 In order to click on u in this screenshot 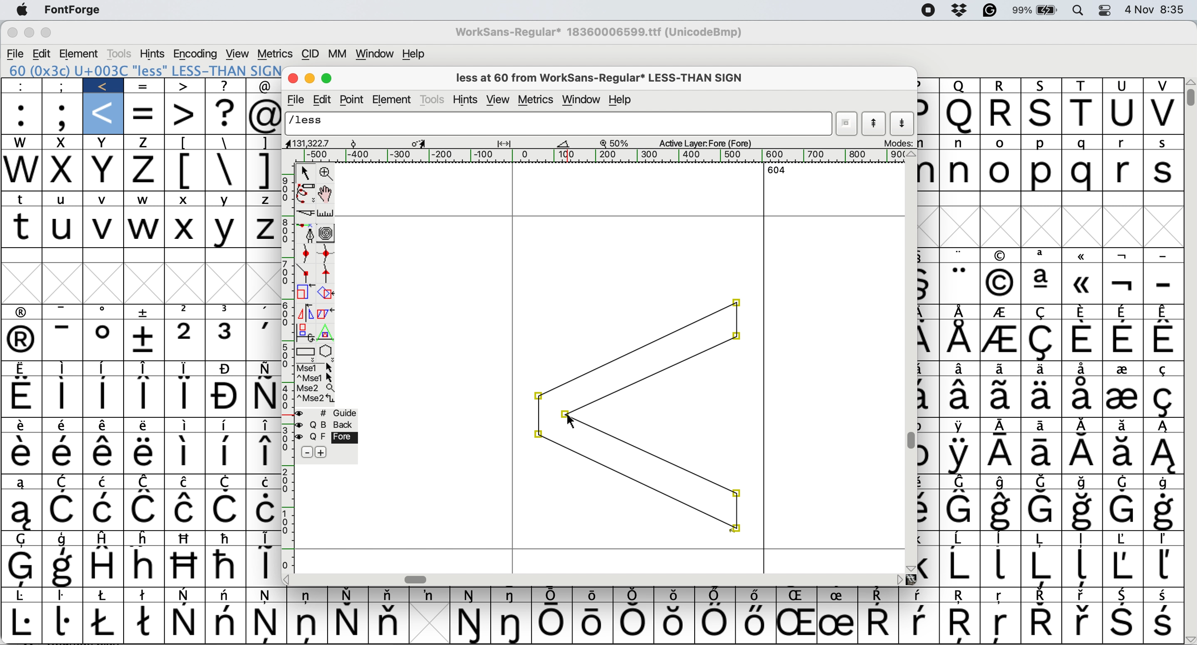, I will do `click(65, 197)`.